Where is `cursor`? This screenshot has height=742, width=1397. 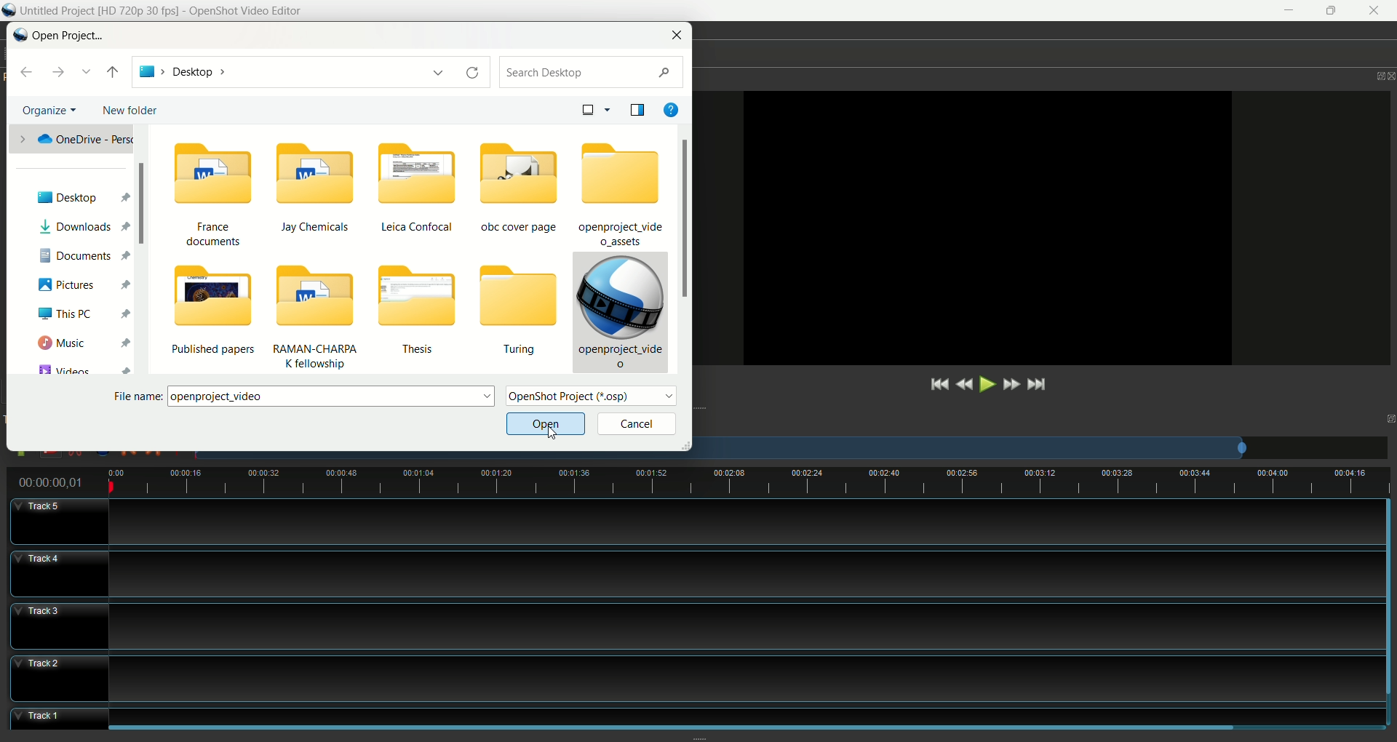 cursor is located at coordinates (552, 434).